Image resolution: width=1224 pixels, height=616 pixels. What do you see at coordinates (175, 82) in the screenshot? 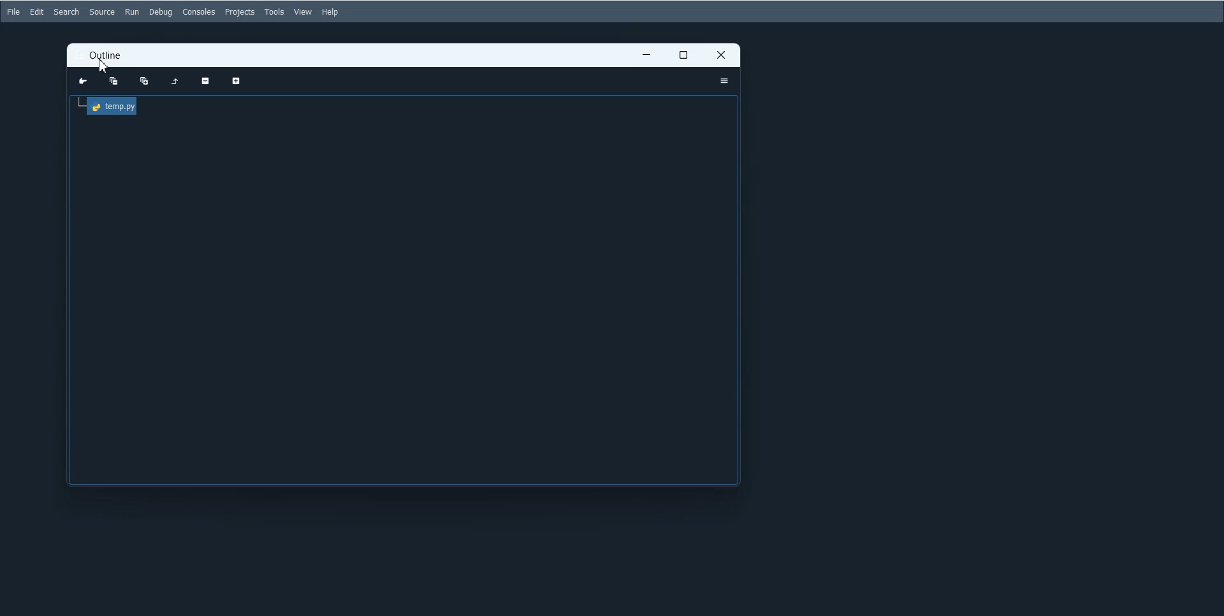
I see `Restore original layout tree` at bounding box center [175, 82].